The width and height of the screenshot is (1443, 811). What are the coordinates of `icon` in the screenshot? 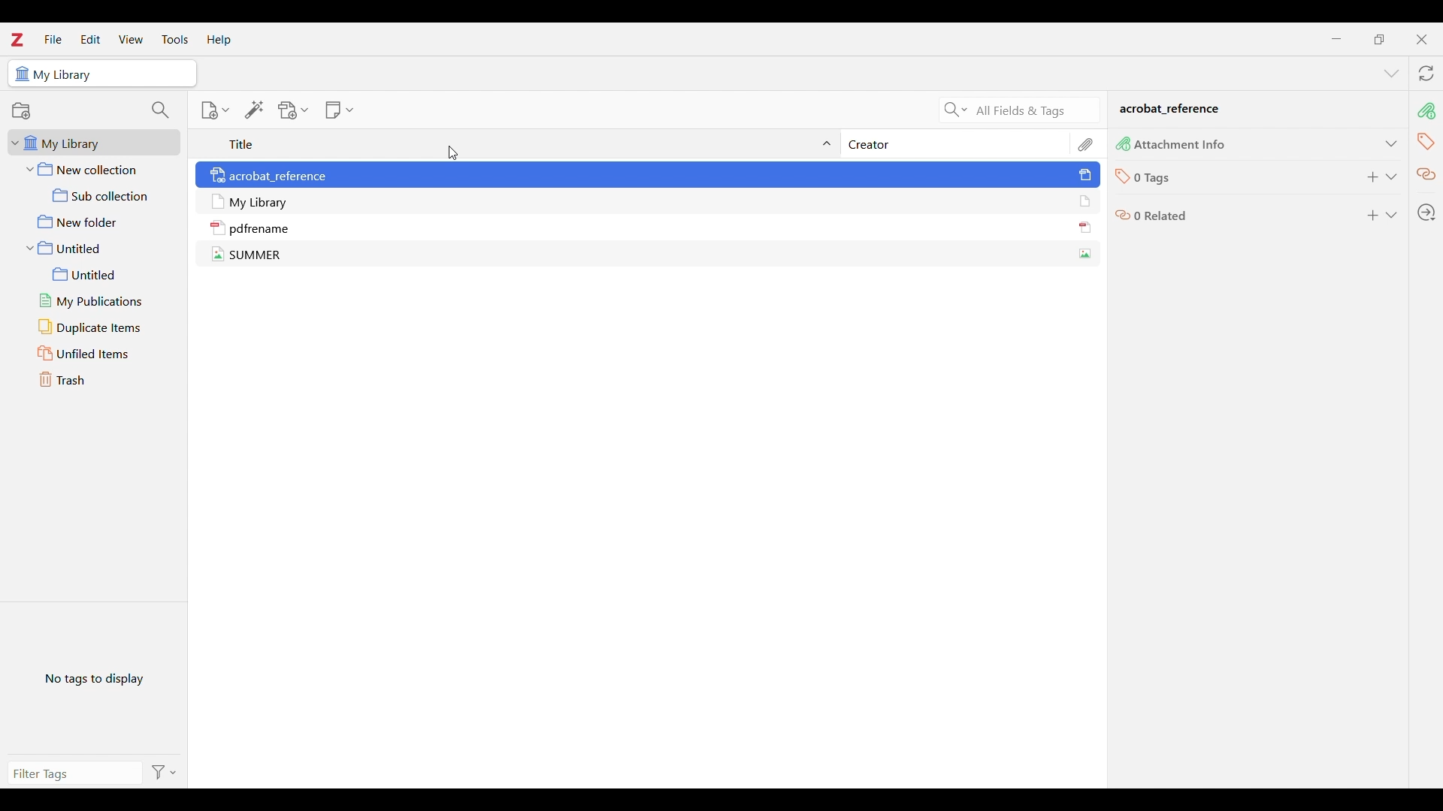 It's located at (1123, 143).